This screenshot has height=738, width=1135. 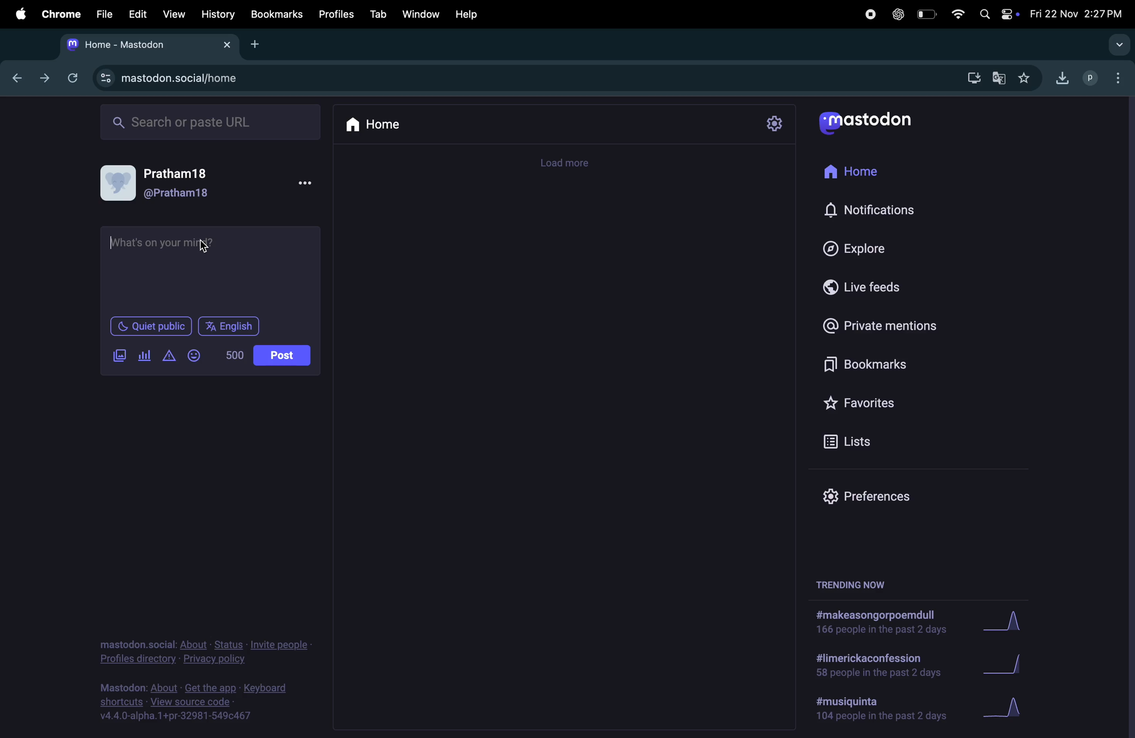 What do you see at coordinates (973, 76) in the screenshot?
I see `downloads` at bounding box center [973, 76].